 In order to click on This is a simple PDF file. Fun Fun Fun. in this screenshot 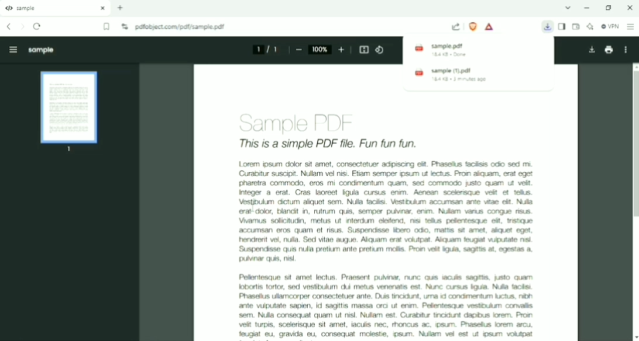, I will do `click(345, 144)`.